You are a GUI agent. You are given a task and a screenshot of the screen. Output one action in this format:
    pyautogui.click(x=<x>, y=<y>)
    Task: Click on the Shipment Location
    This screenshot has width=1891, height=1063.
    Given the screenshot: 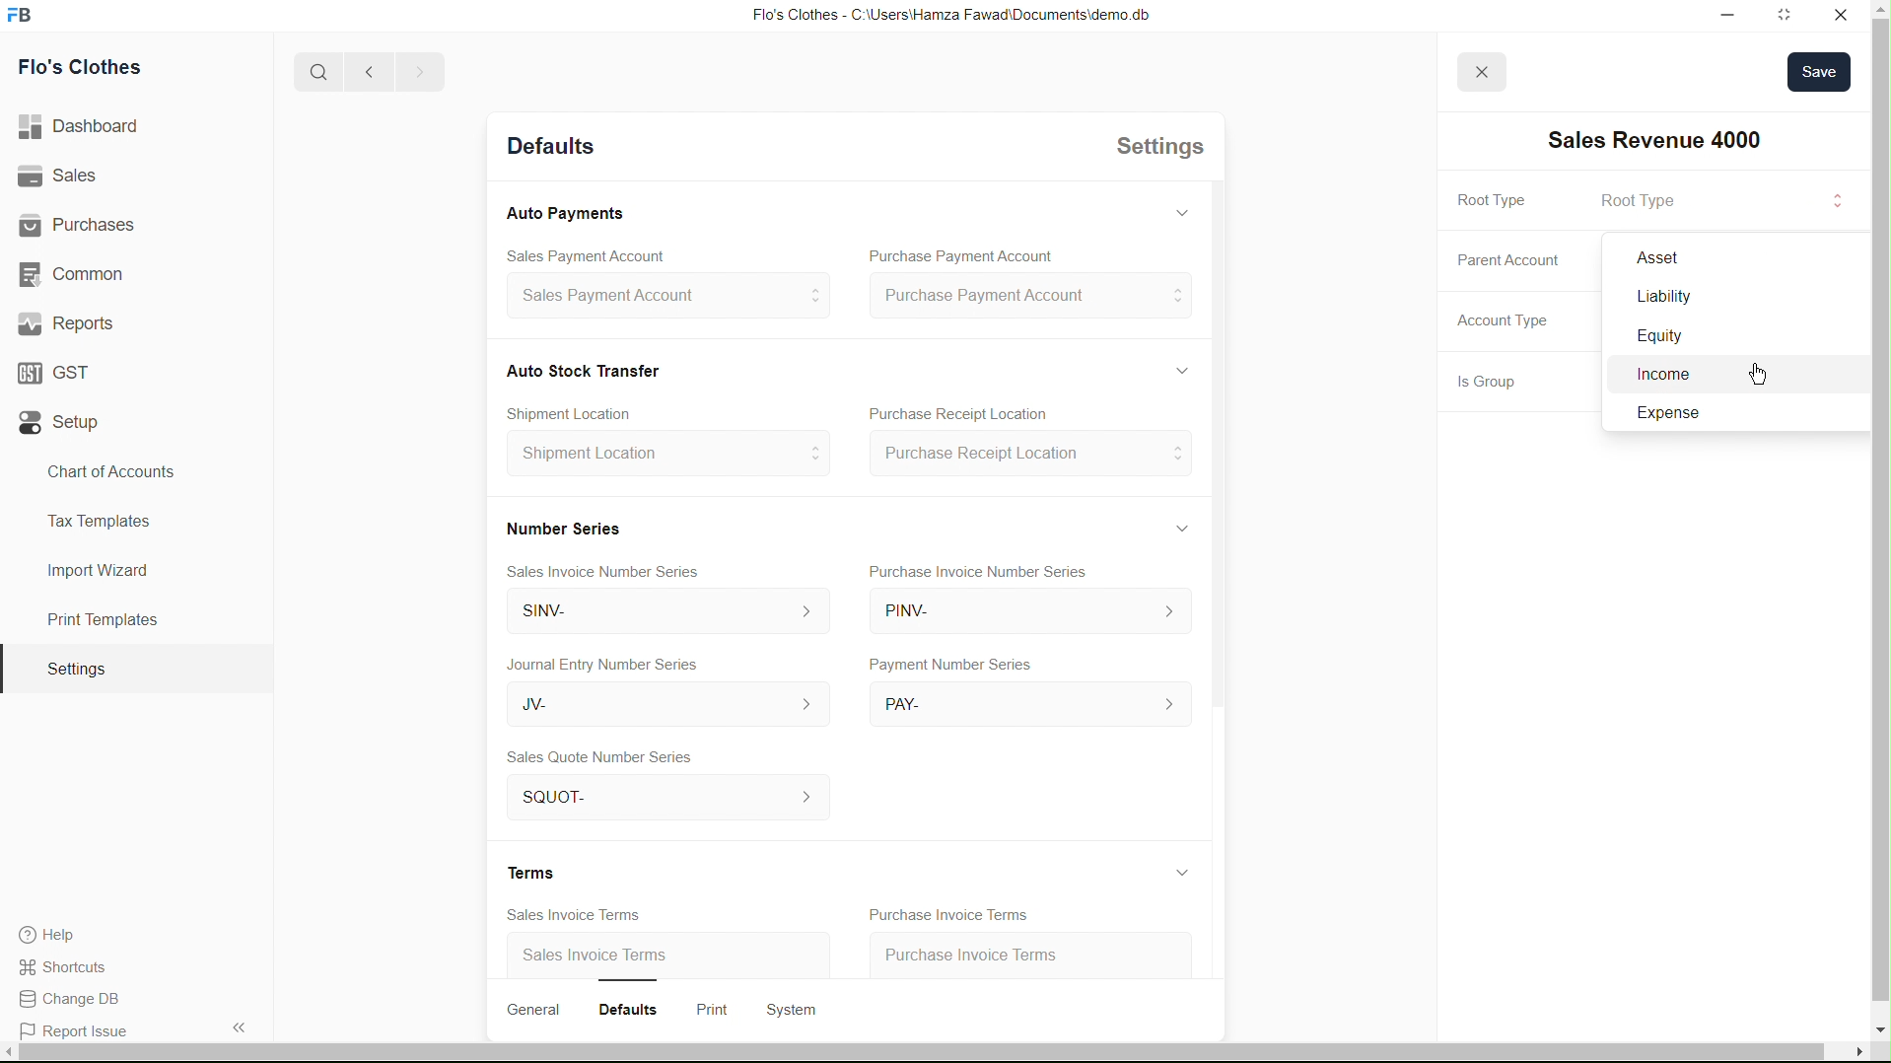 What is the action you would take?
    pyautogui.click(x=676, y=461)
    